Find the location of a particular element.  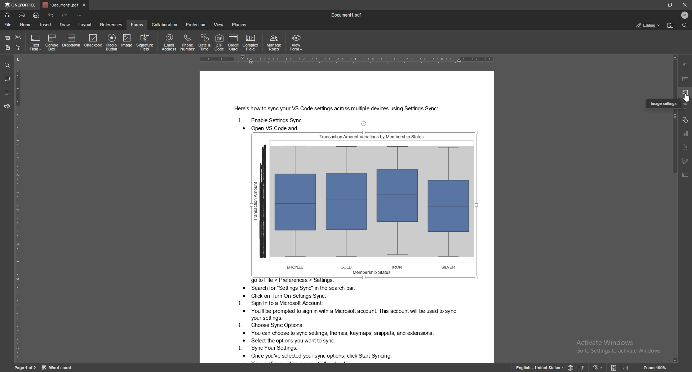

zoom is located at coordinates (655, 367).